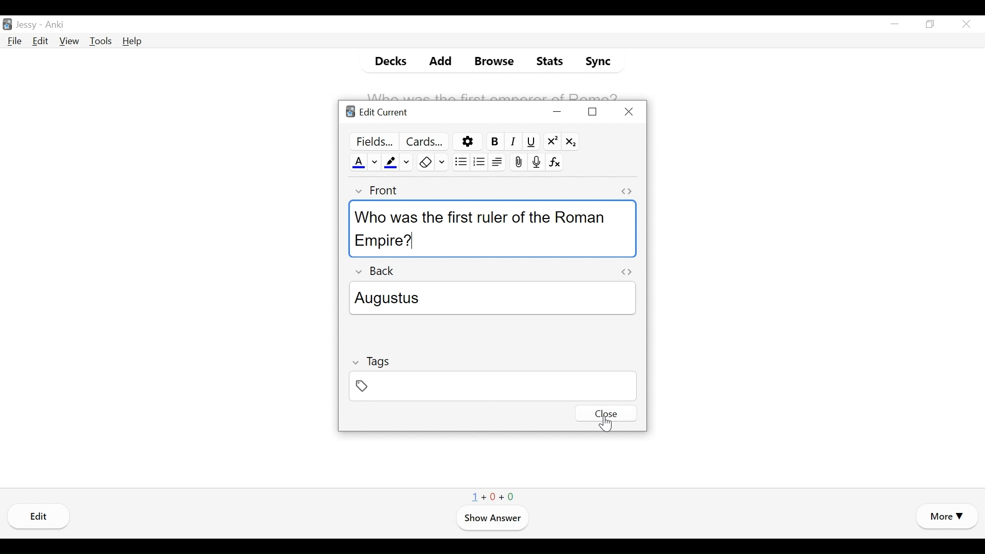  I want to click on Close, so click(605, 413).